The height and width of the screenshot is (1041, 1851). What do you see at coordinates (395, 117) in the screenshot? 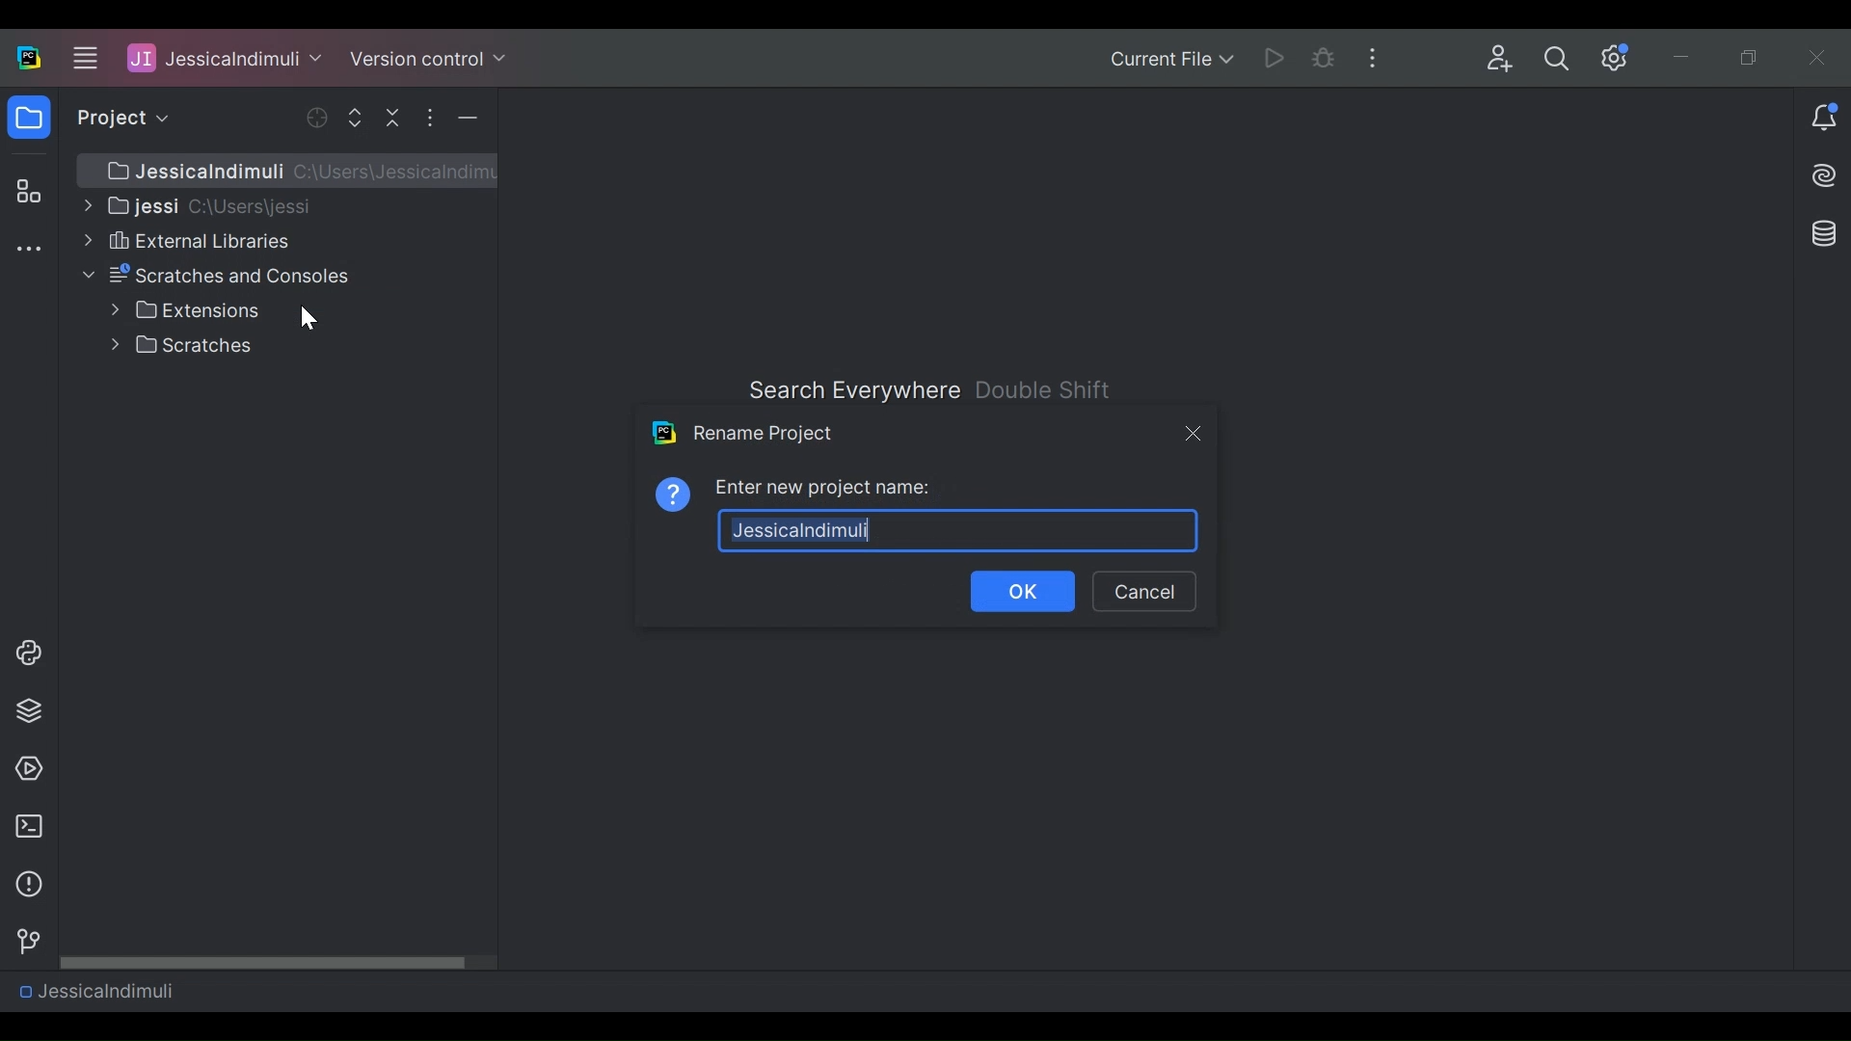
I see `Collapse All` at bounding box center [395, 117].